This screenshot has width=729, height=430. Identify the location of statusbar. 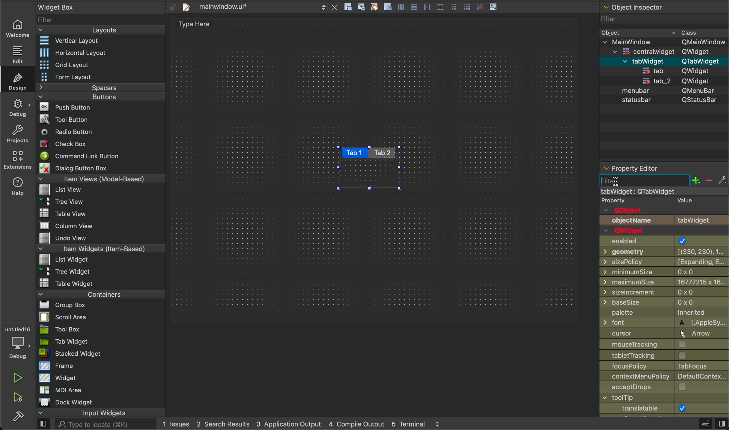
(638, 101).